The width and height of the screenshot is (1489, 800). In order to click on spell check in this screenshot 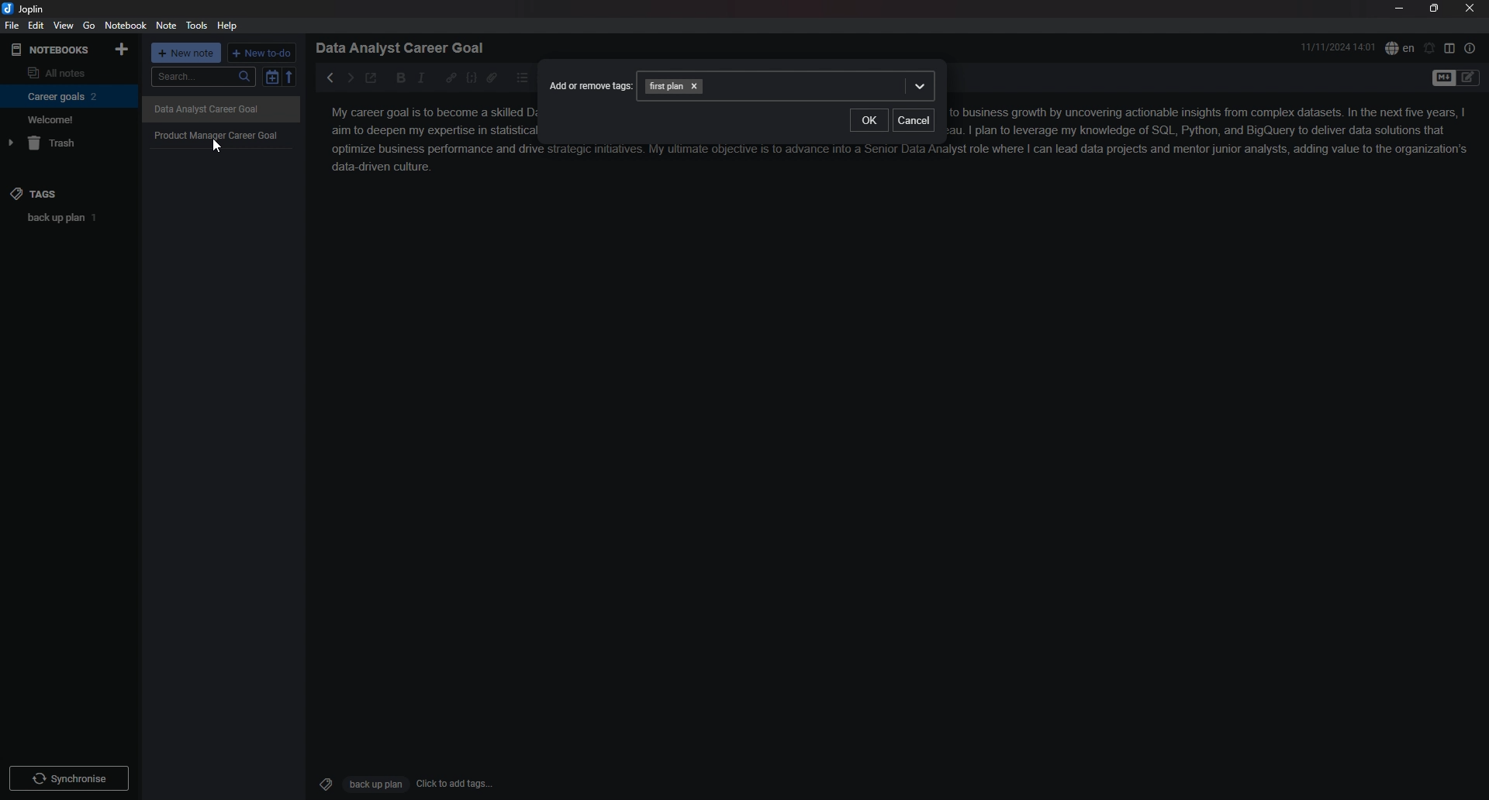, I will do `click(1400, 48)`.